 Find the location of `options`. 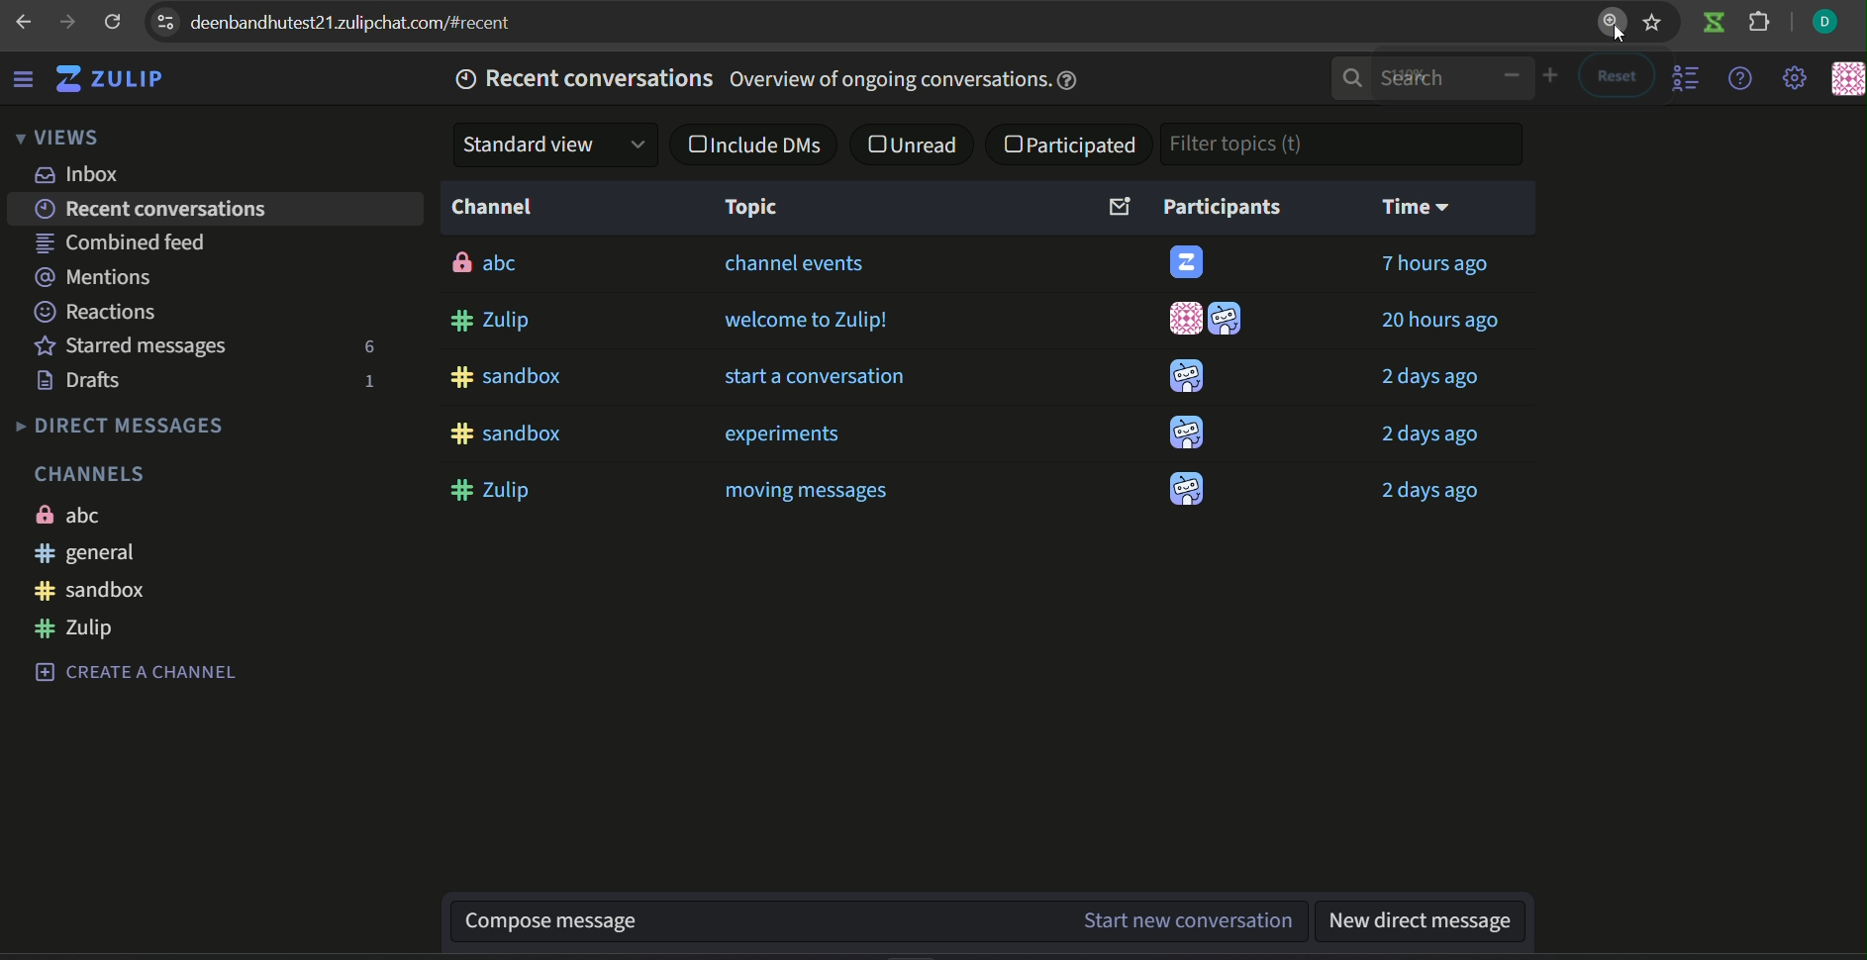

options is located at coordinates (1689, 79).